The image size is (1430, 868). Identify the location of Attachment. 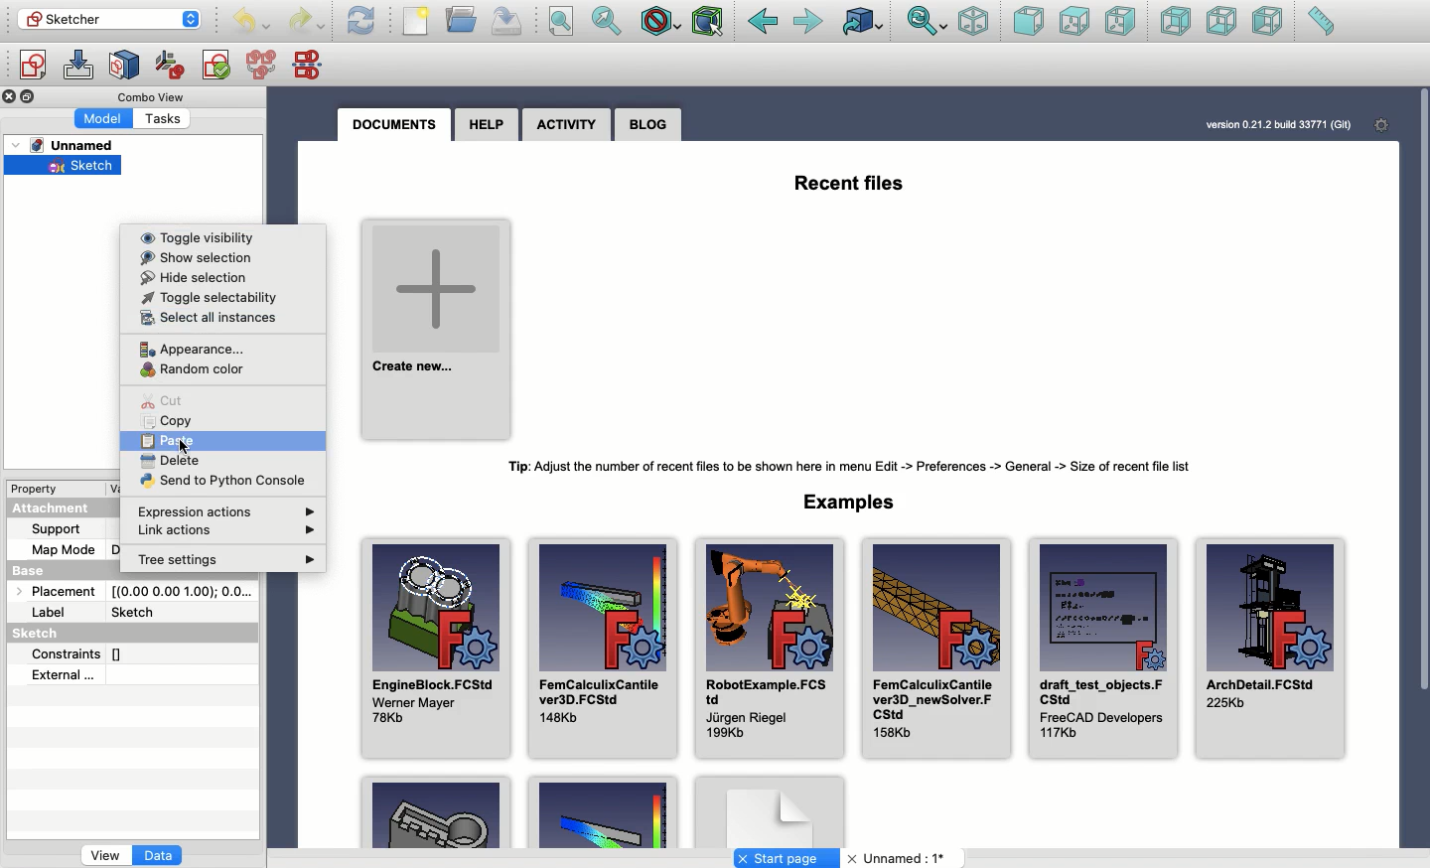
(56, 509).